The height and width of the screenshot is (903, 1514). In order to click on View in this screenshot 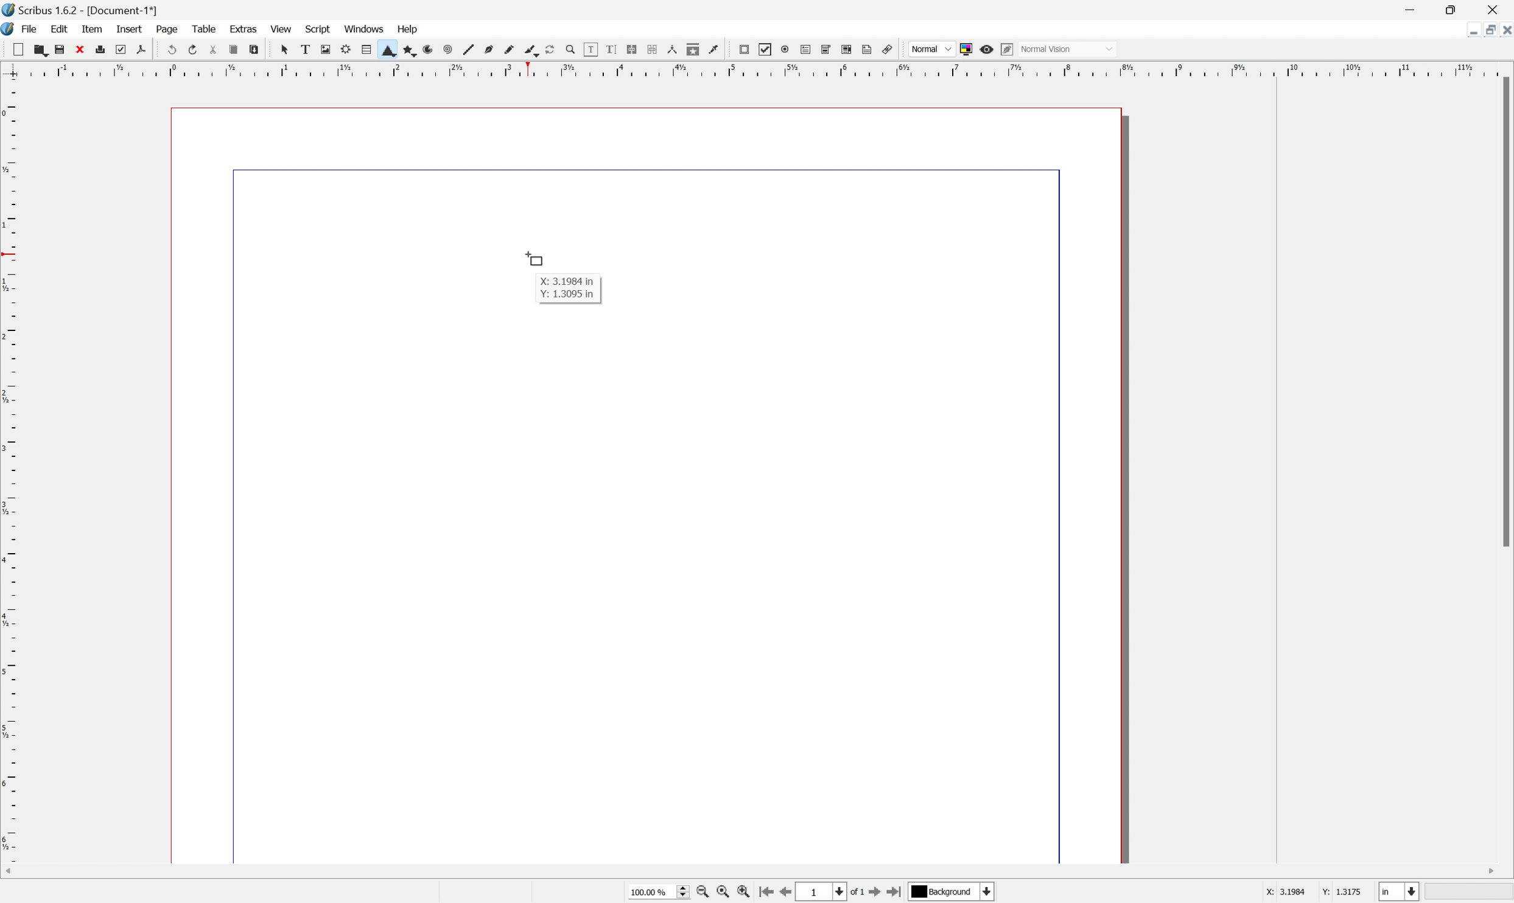, I will do `click(283, 29)`.